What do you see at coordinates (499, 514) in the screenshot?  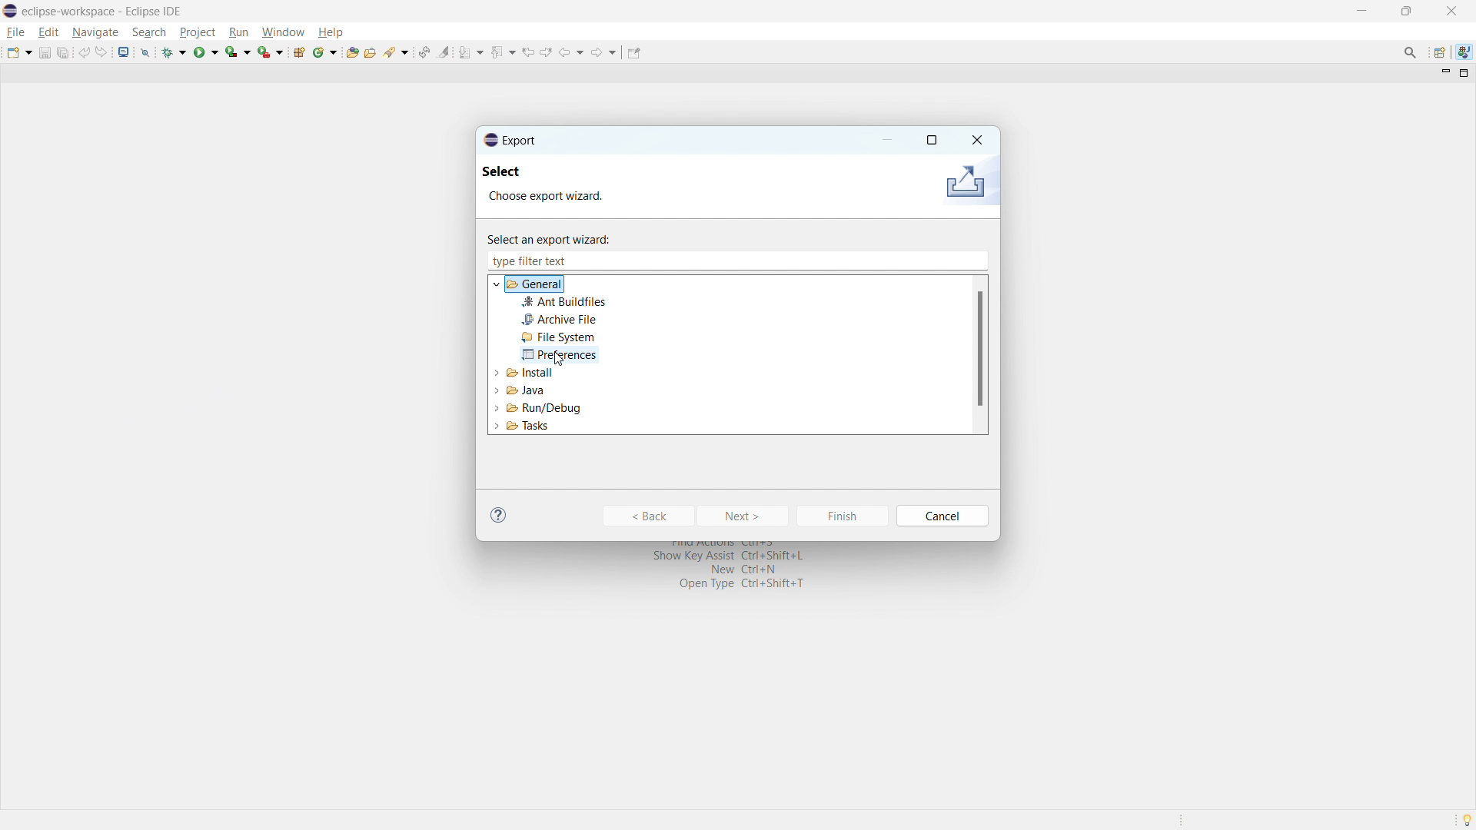 I see `help` at bounding box center [499, 514].